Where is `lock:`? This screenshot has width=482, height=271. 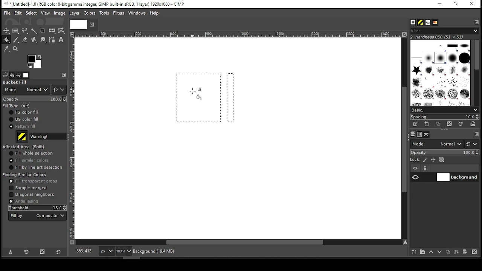 lock: is located at coordinates (415, 160).